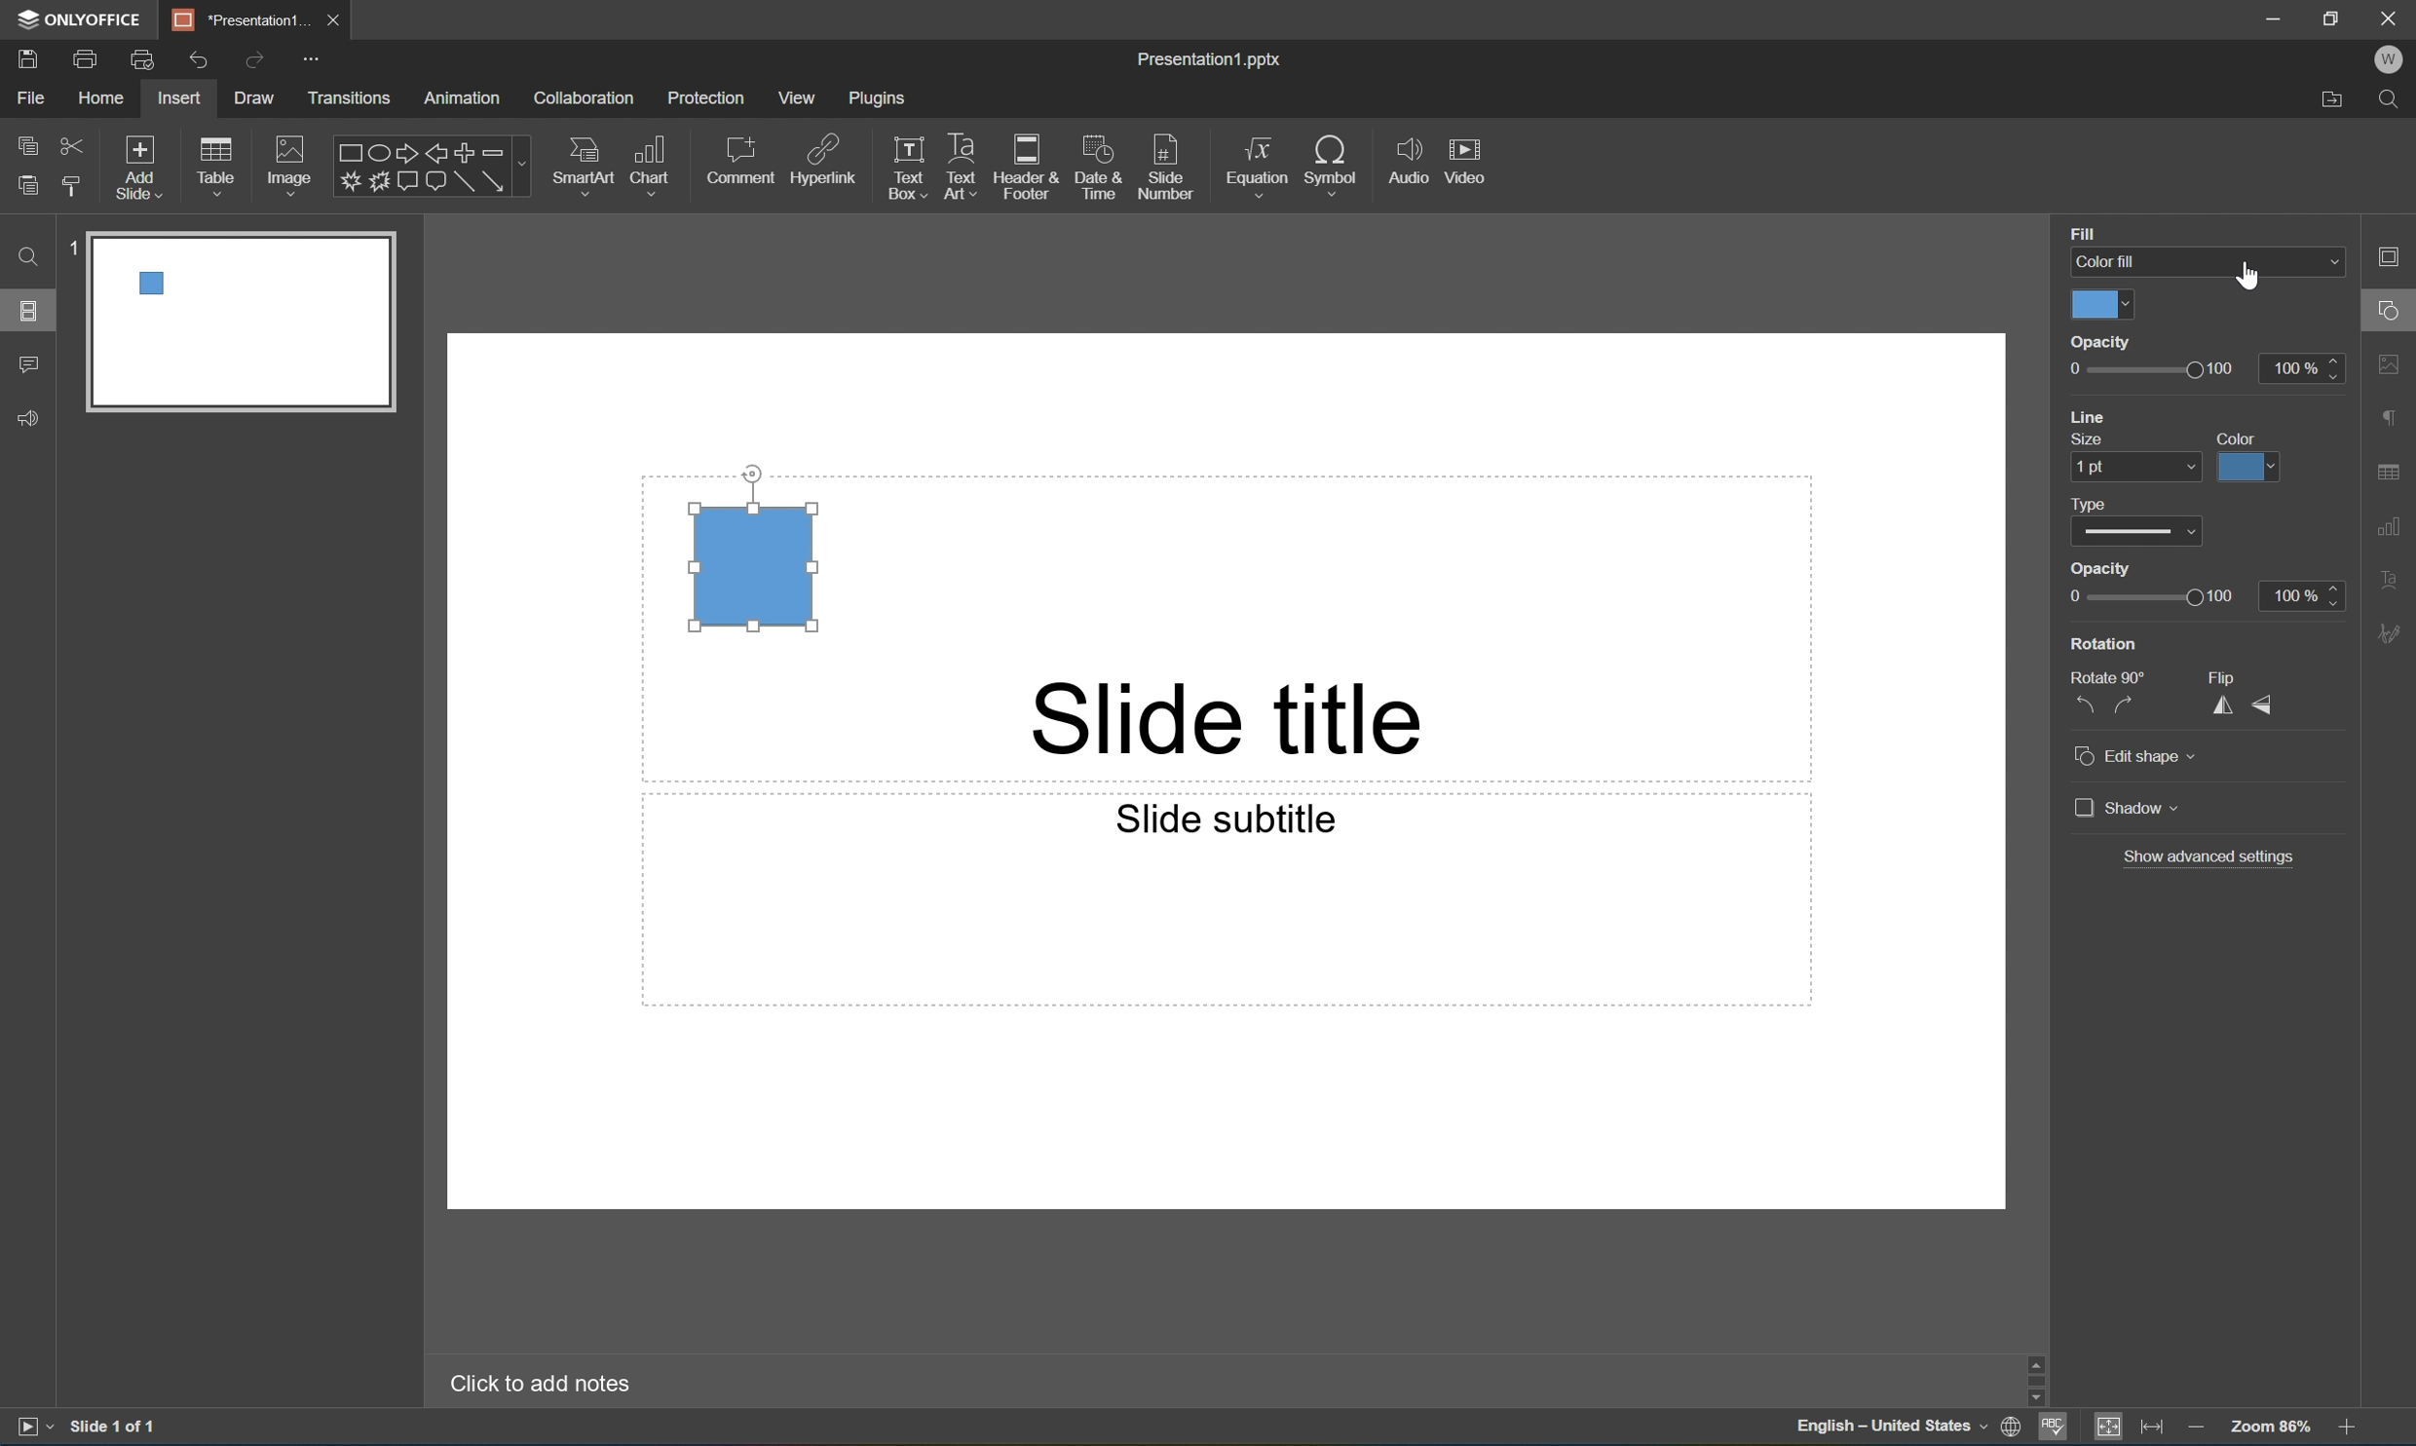 Image resolution: width=2416 pixels, height=1446 pixels. Describe the element at coordinates (764, 568) in the screenshot. I see `Rectangle` at that location.